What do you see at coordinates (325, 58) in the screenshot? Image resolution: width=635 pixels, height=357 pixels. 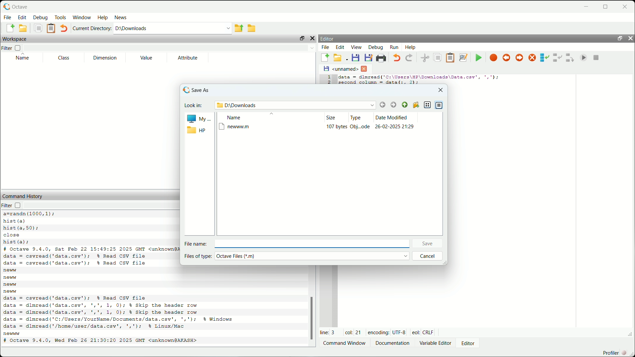 I see `new script` at bounding box center [325, 58].